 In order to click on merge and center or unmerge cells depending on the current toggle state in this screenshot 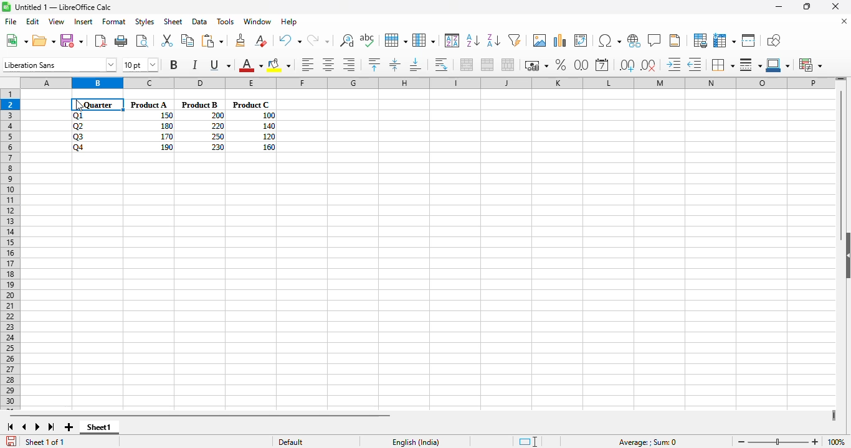, I will do `click(467, 65)`.